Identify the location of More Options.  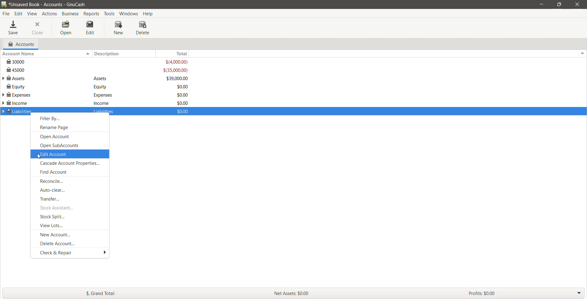
(103, 253).